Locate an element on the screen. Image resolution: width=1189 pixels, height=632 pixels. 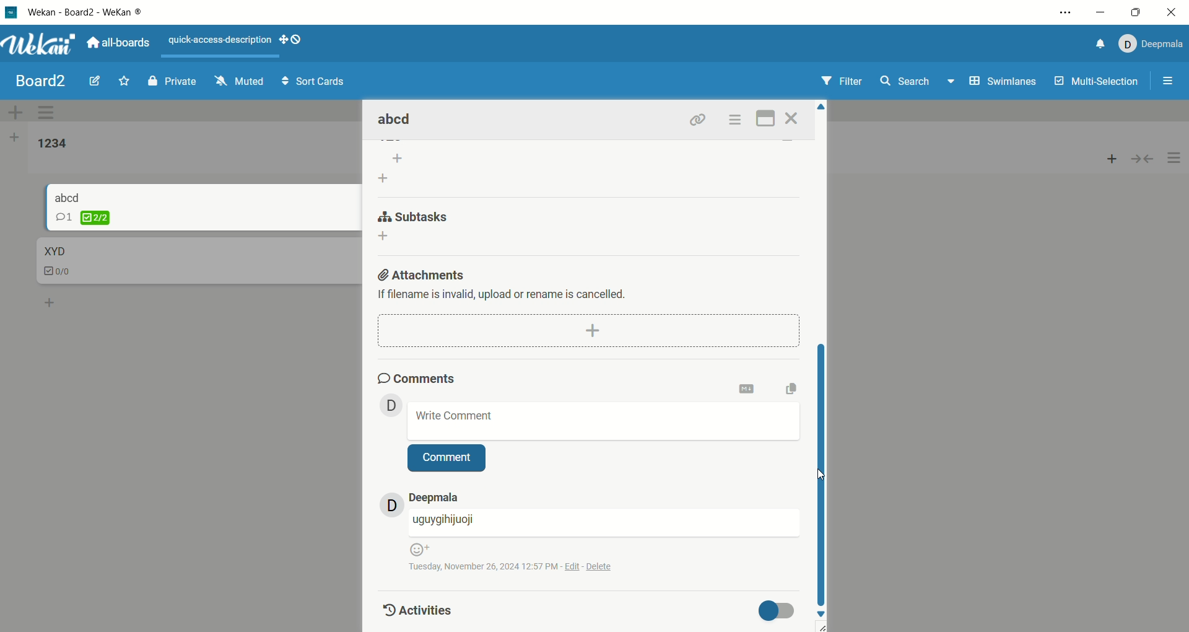
card title is located at coordinates (53, 252).